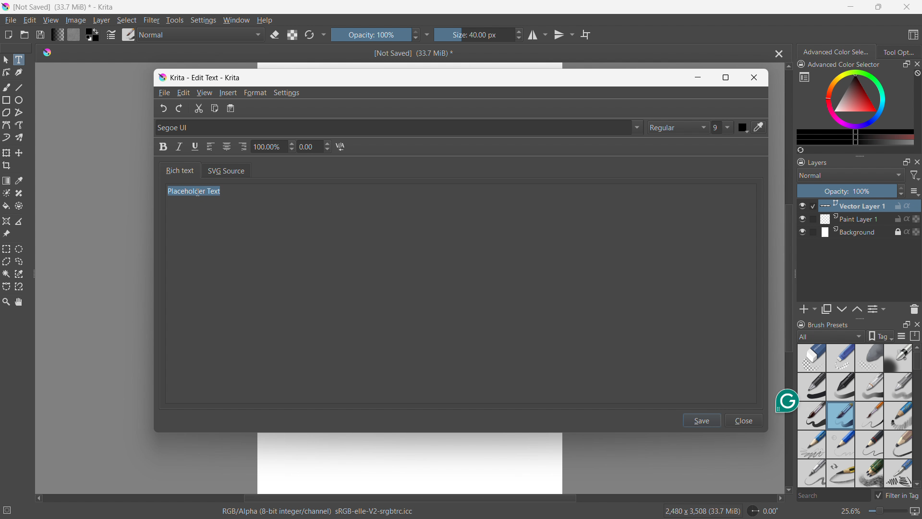 This screenshot has width=922, height=519. I want to click on edit, so click(29, 21).